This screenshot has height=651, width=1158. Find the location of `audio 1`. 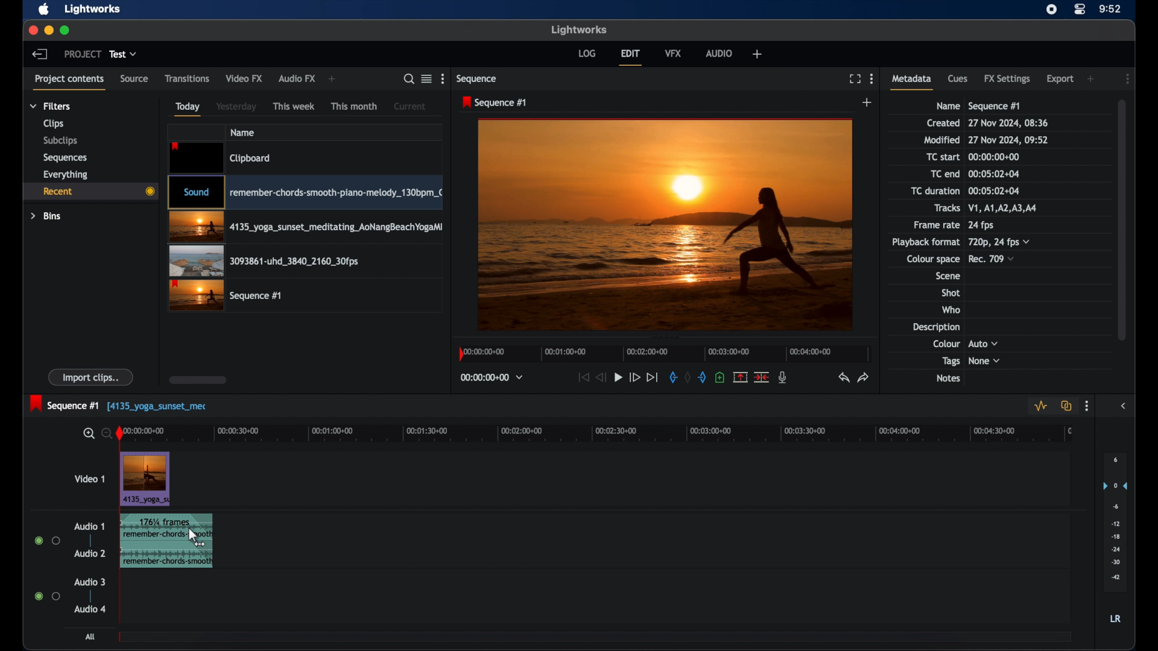

audio 1 is located at coordinates (89, 526).